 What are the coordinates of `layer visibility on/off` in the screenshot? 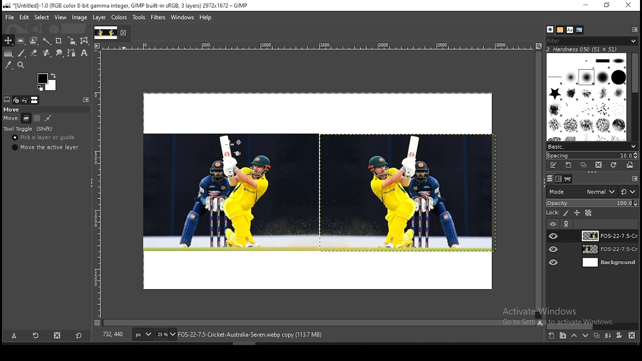 It's located at (554, 249).